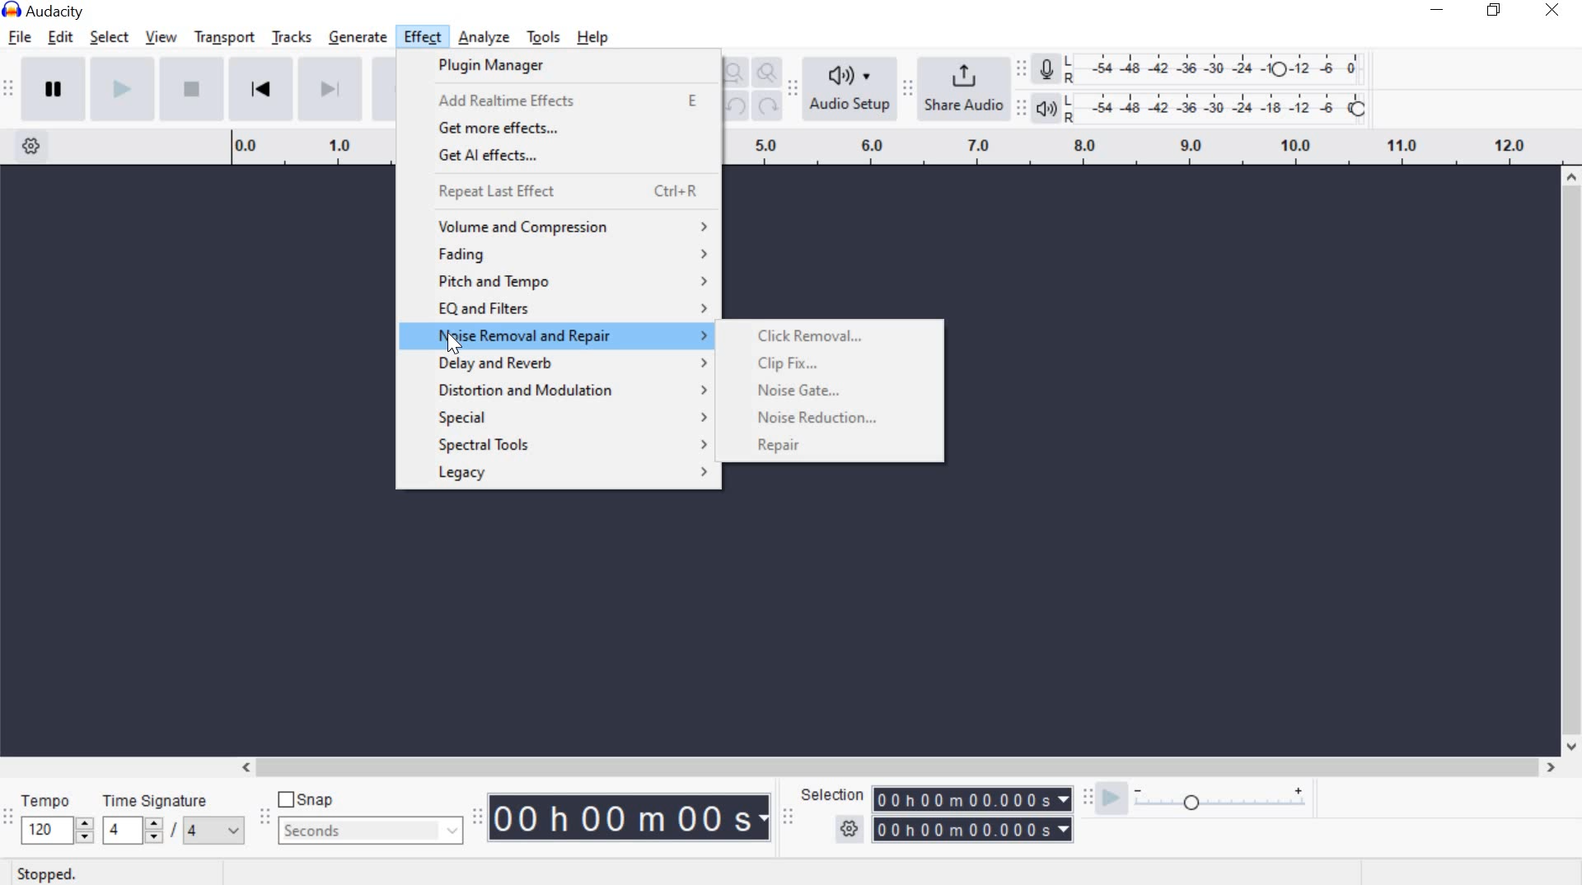  Describe the element at coordinates (1022, 69) in the screenshot. I see `Recording Meter Toolbar` at that location.